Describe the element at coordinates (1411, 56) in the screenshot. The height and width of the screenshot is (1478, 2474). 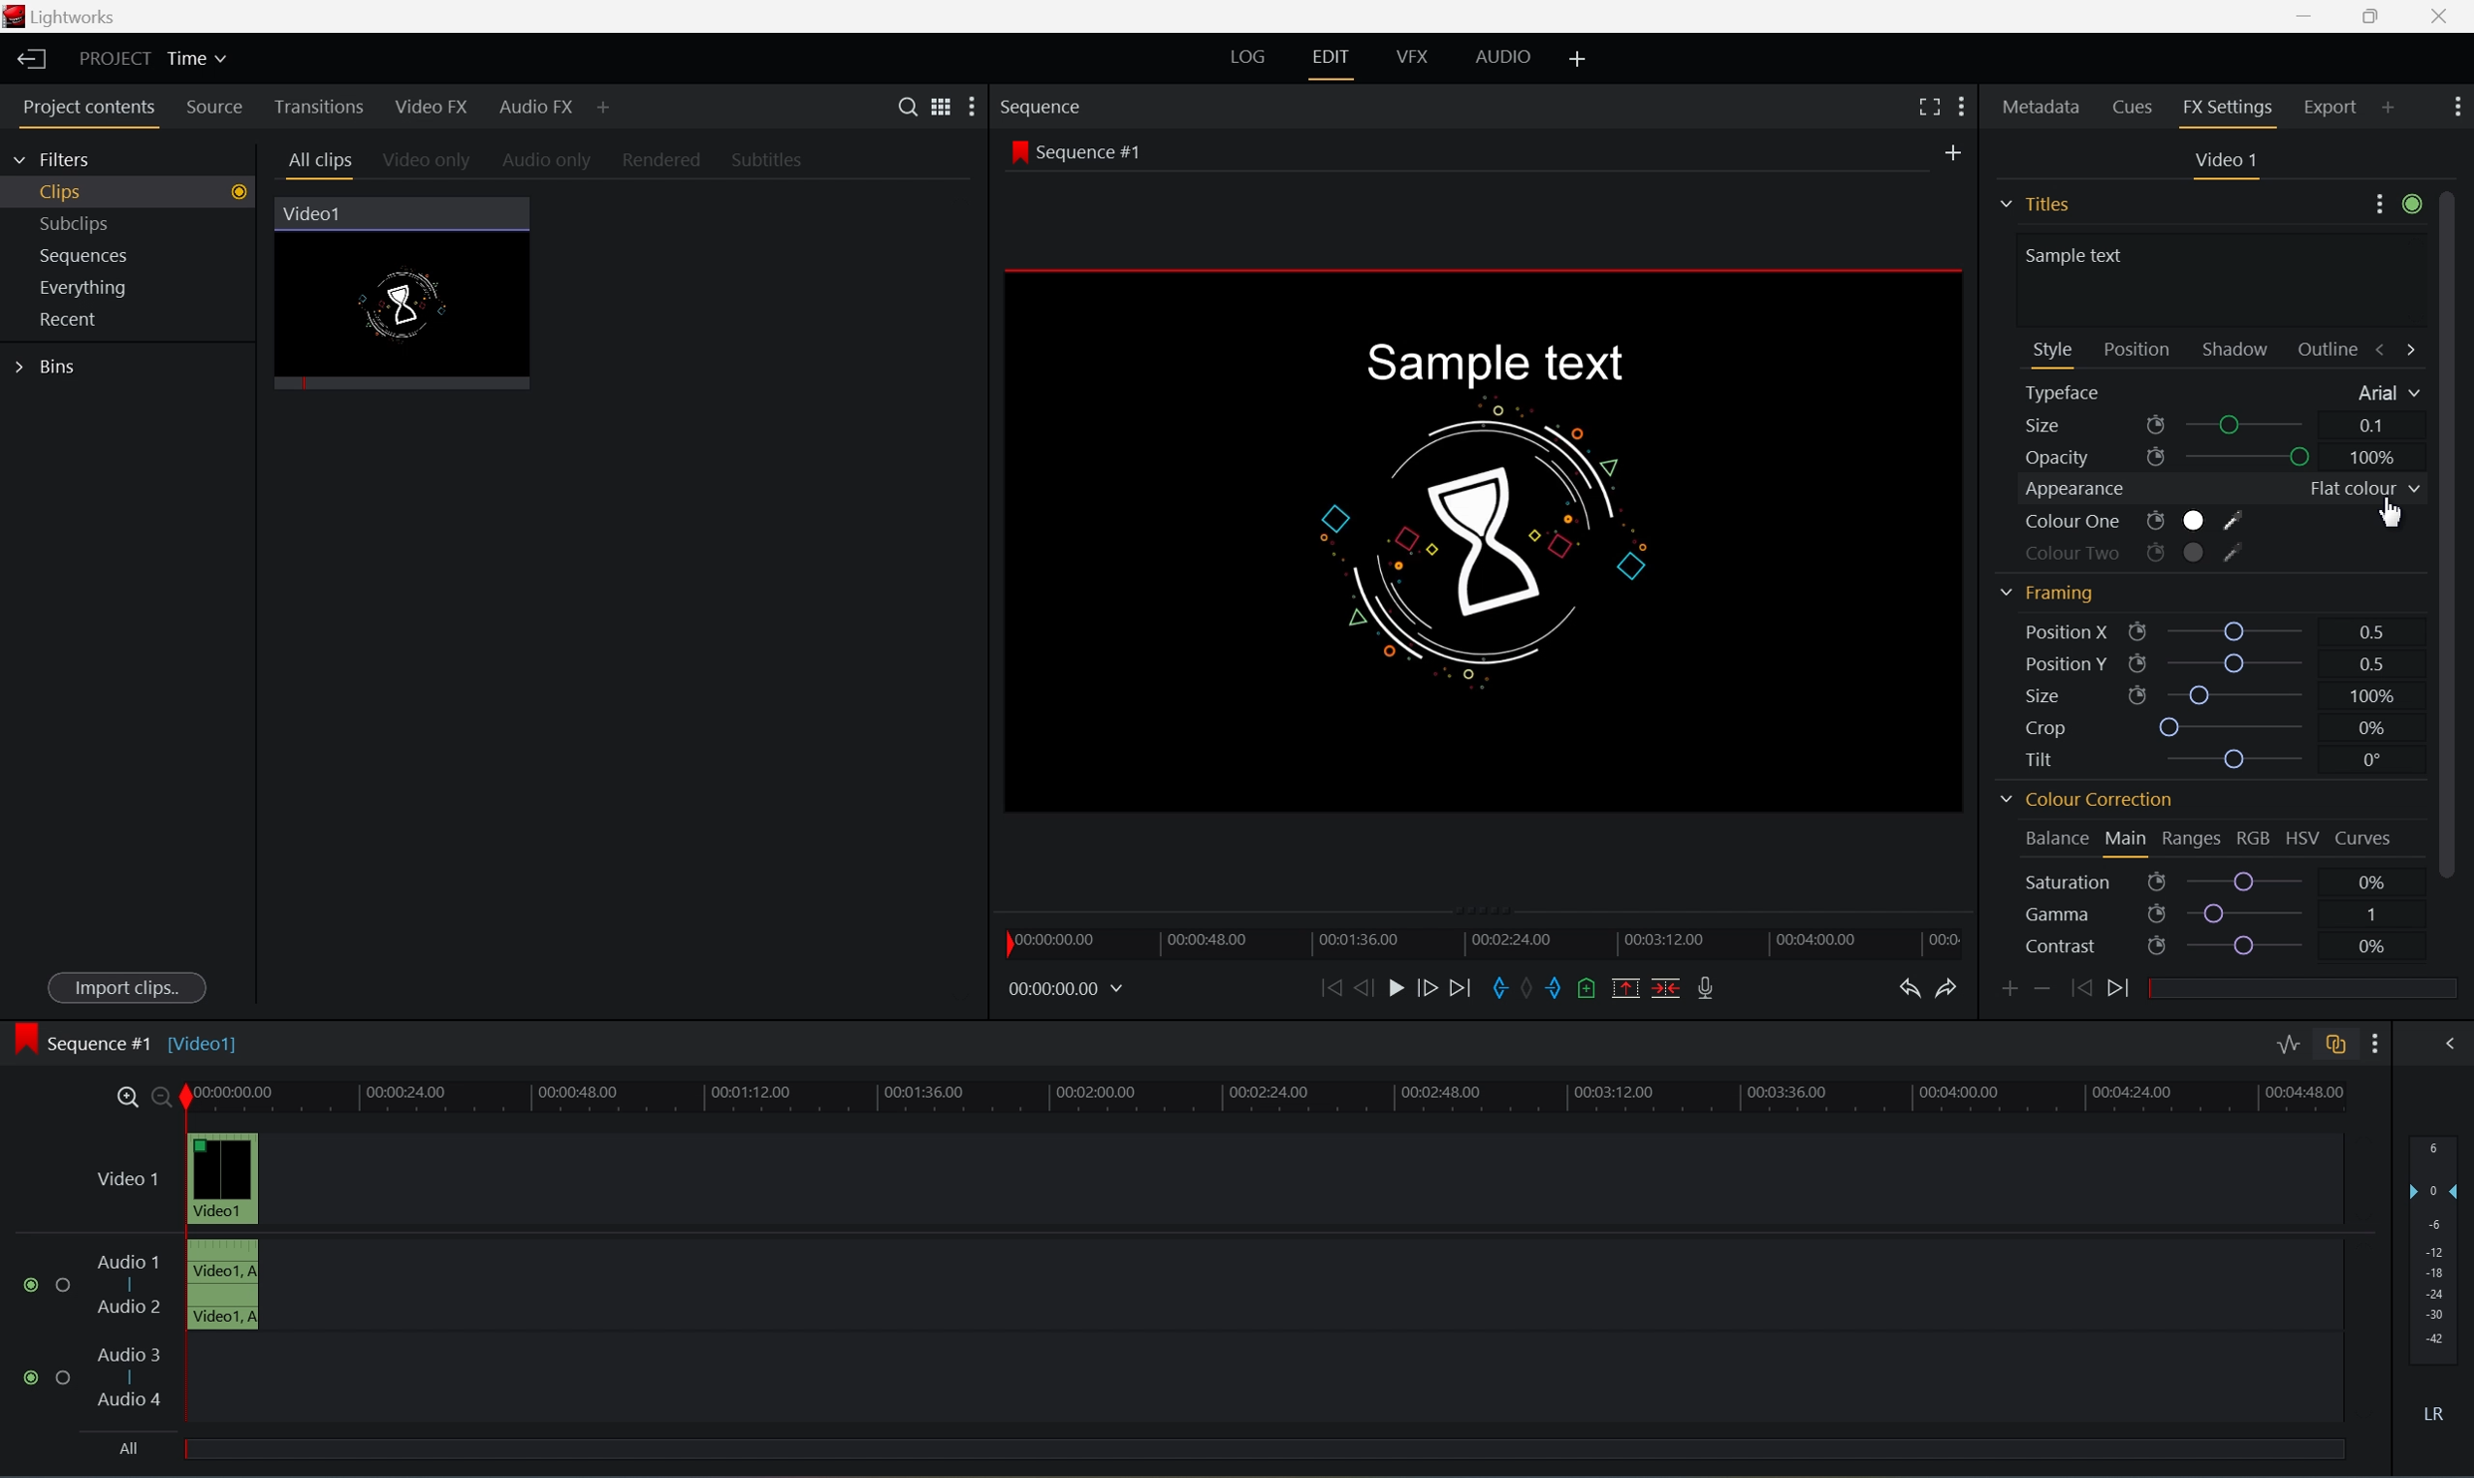
I see `vfx` at that location.